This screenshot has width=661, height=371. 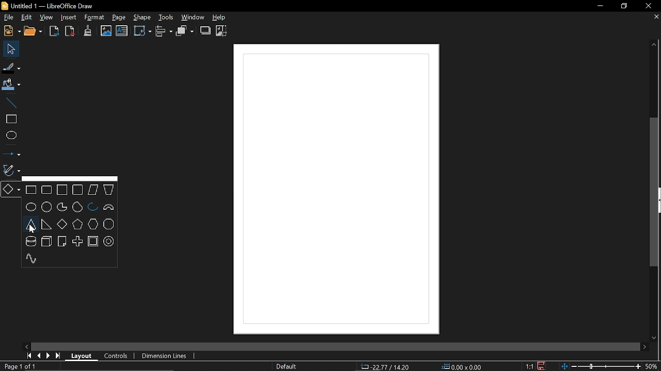 I want to click on Move lfeft, so click(x=27, y=346).